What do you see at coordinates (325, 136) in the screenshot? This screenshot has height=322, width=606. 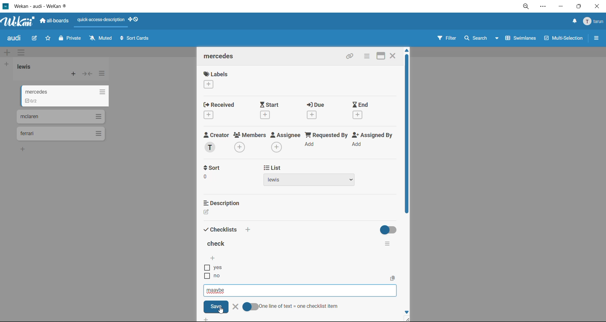 I see `requested by` at bounding box center [325, 136].